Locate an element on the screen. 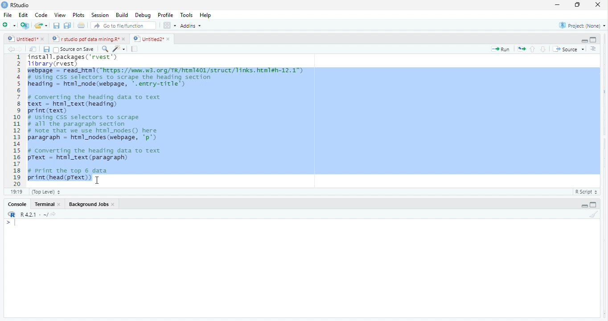 The height and width of the screenshot is (321, 608). clear console is located at coordinates (597, 213).